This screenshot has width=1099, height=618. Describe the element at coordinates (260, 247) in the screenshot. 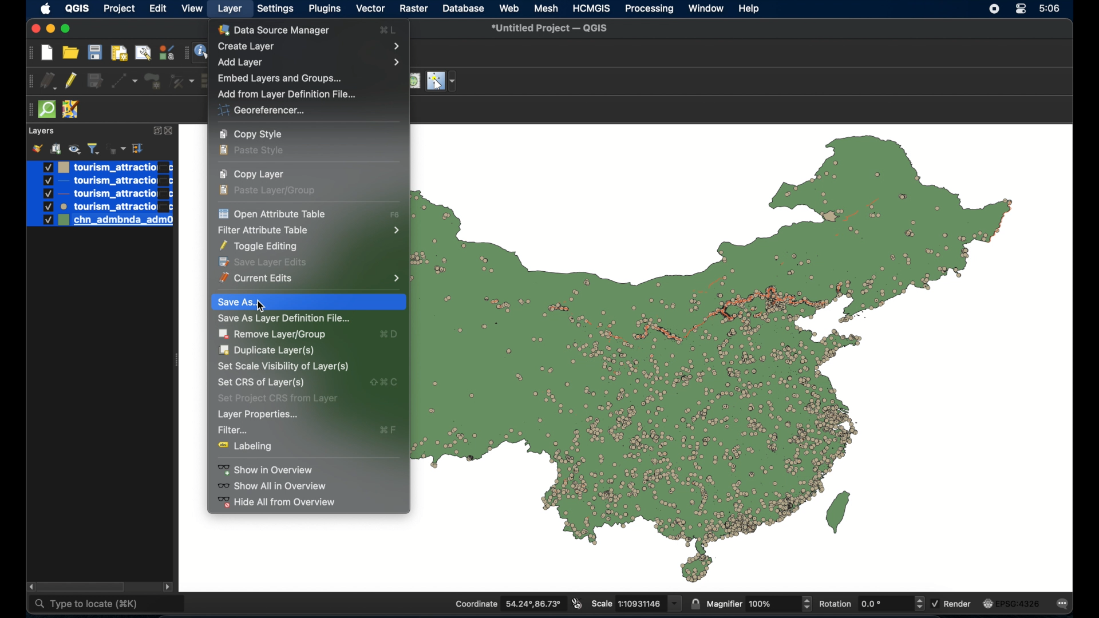

I see `toggle editing` at that location.